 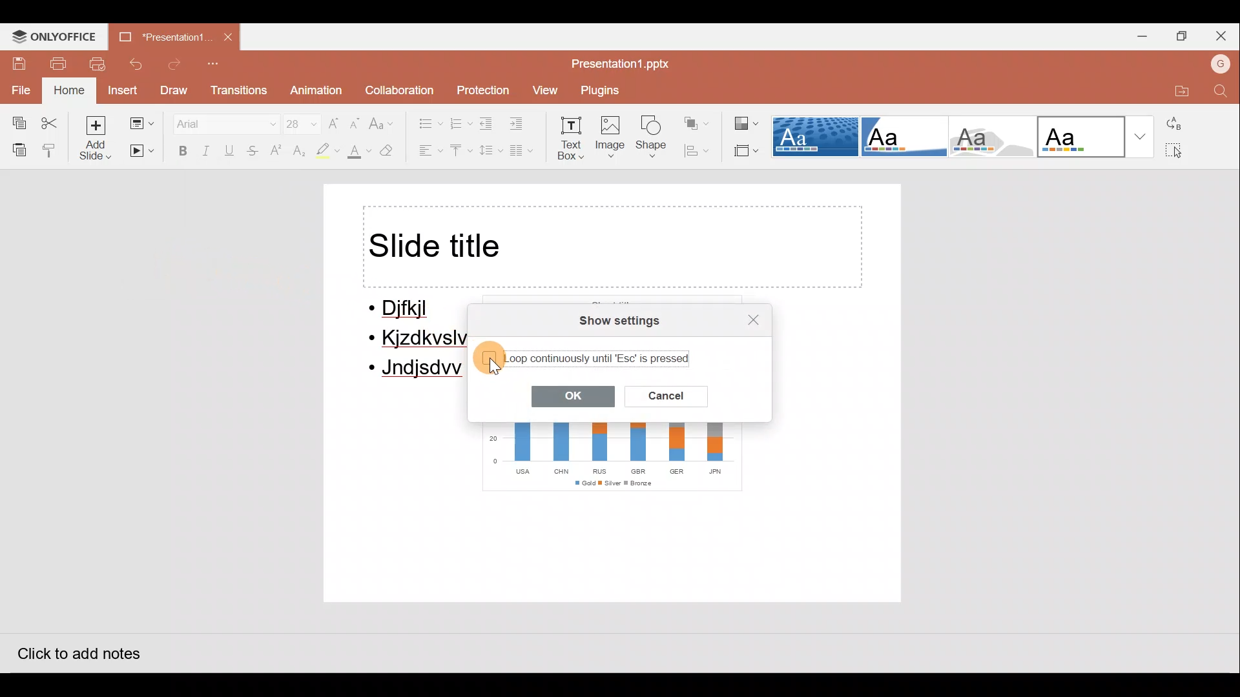 I want to click on Insert, so click(x=119, y=91).